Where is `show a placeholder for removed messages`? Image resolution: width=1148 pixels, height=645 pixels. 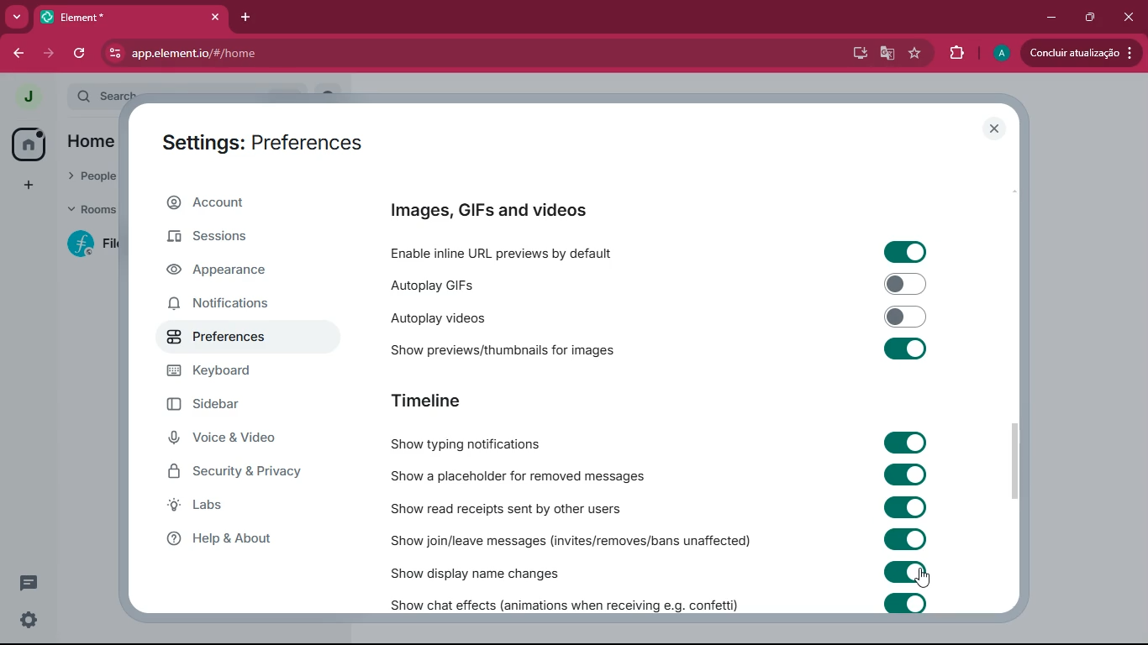 show a placeholder for removed messages is located at coordinates (528, 475).